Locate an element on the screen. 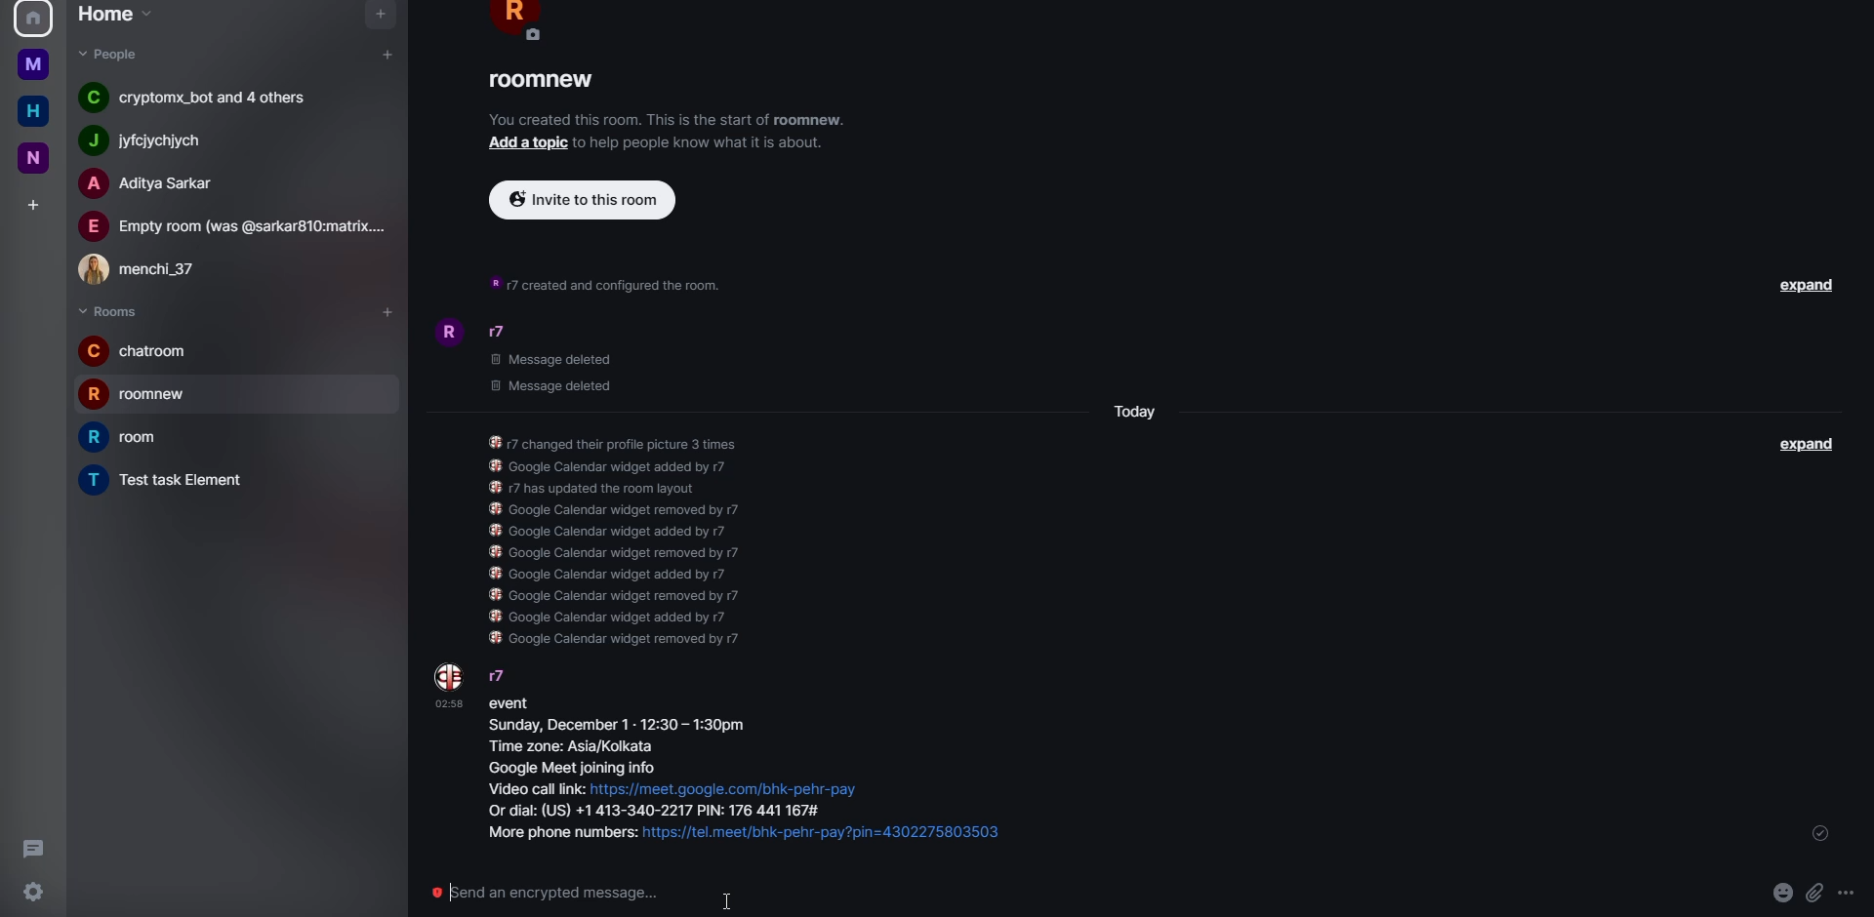 This screenshot has width=1874, height=917. emoji is located at coordinates (1780, 894).